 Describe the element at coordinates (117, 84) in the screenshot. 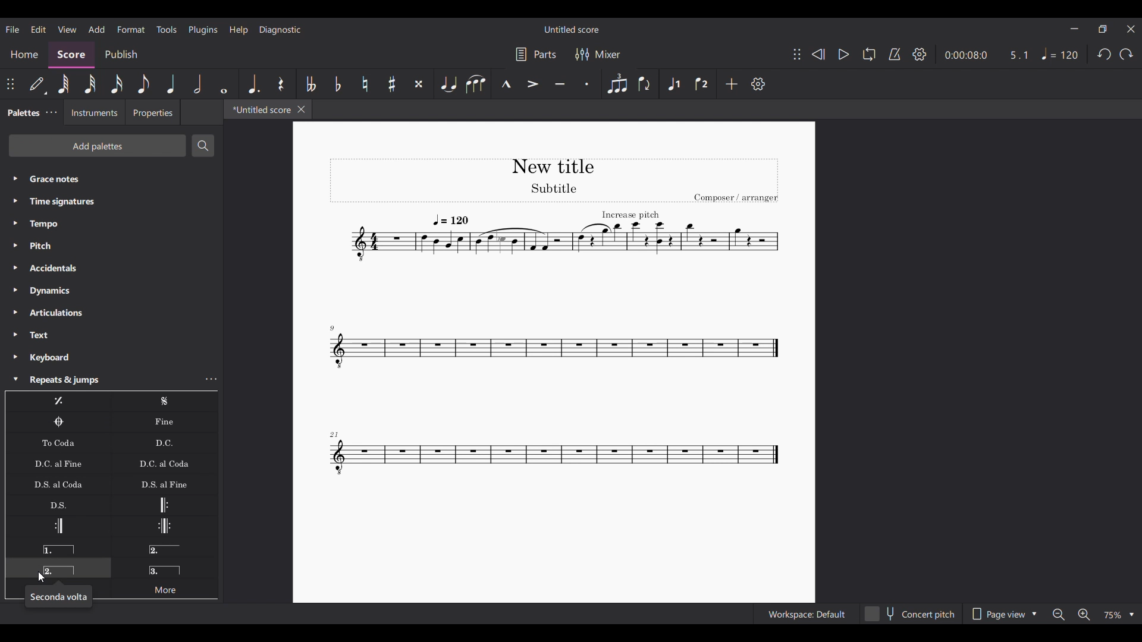

I see `16th note` at that location.